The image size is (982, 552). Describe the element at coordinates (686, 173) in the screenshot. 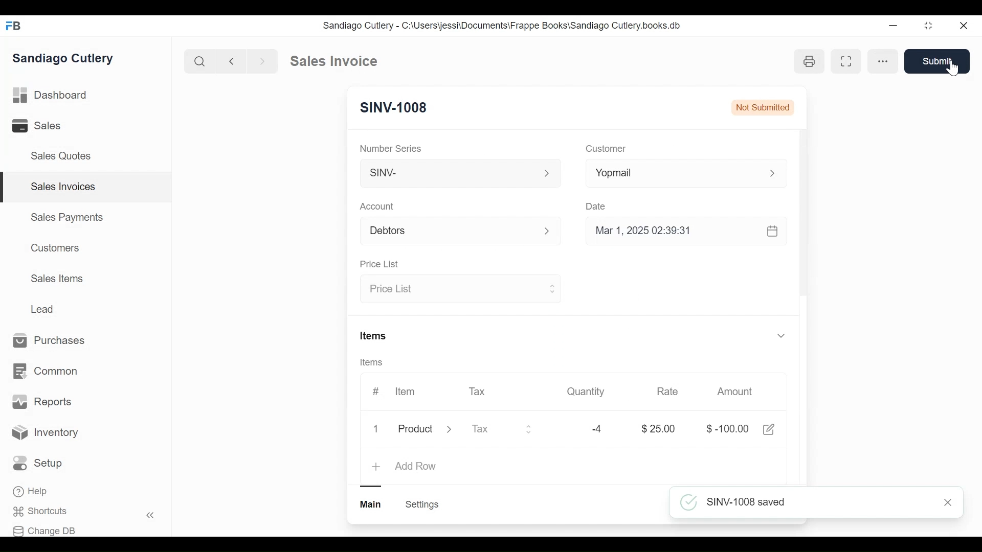

I see `Yopmail ` at that location.